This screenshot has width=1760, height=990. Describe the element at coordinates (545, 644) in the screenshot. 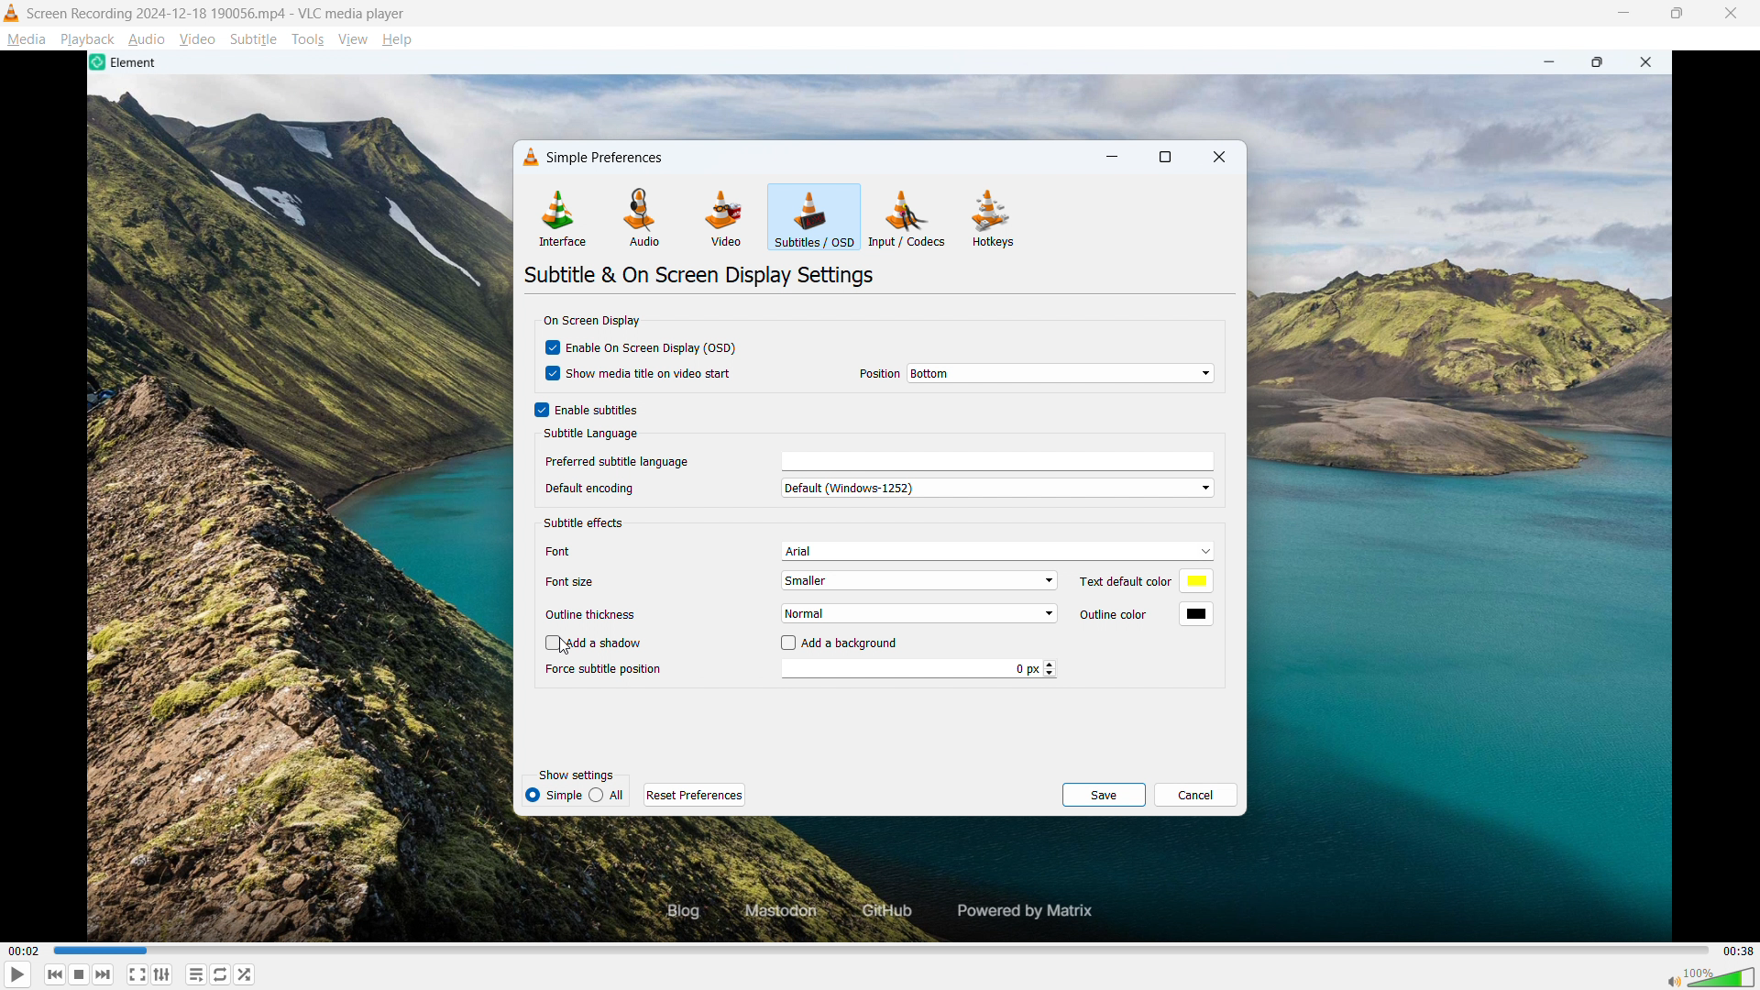

I see `checkbox` at that location.